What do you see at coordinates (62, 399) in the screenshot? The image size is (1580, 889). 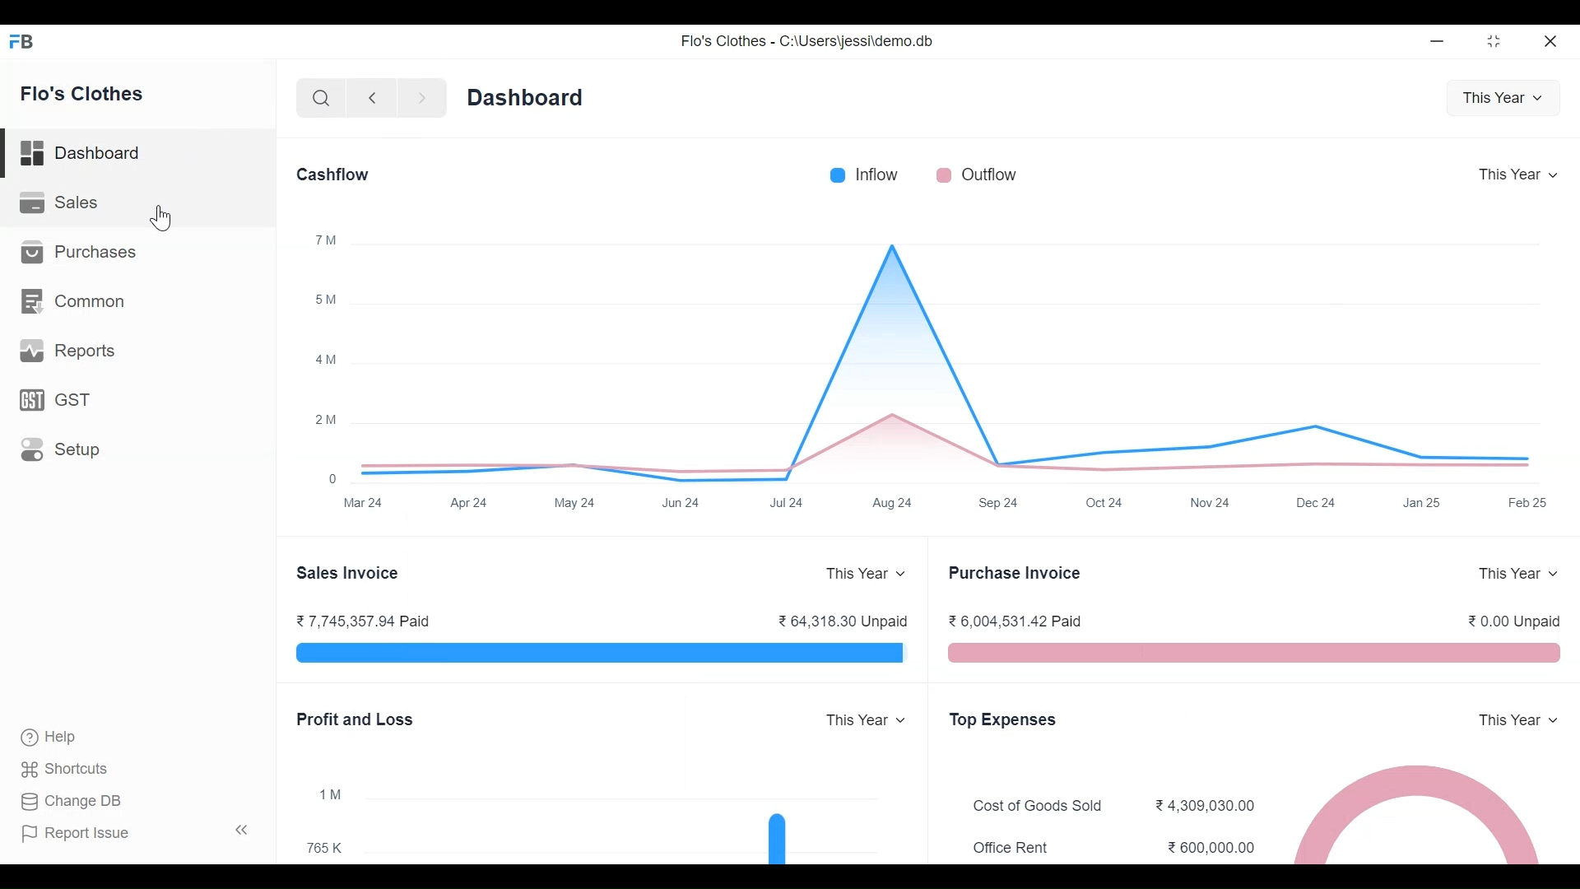 I see `GST` at bounding box center [62, 399].